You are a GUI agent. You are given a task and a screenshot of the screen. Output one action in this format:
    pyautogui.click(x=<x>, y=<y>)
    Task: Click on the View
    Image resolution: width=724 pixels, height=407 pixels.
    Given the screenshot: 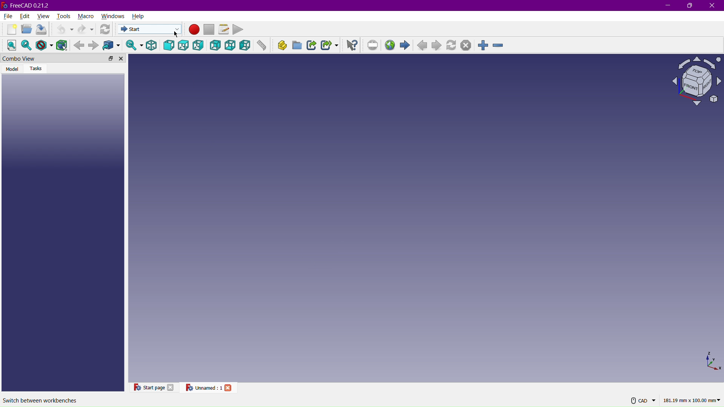 What is the action you would take?
    pyautogui.click(x=44, y=15)
    